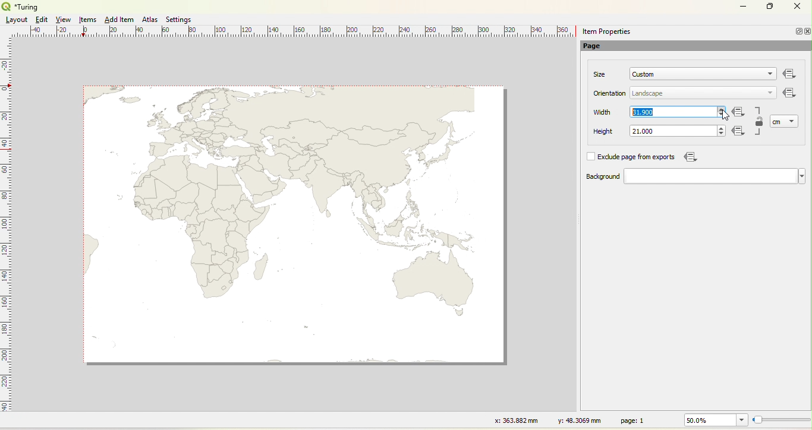 This screenshot has width=812, height=430. What do you see at coordinates (797, 8) in the screenshot?
I see `Close` at bounding box center [797, 8].